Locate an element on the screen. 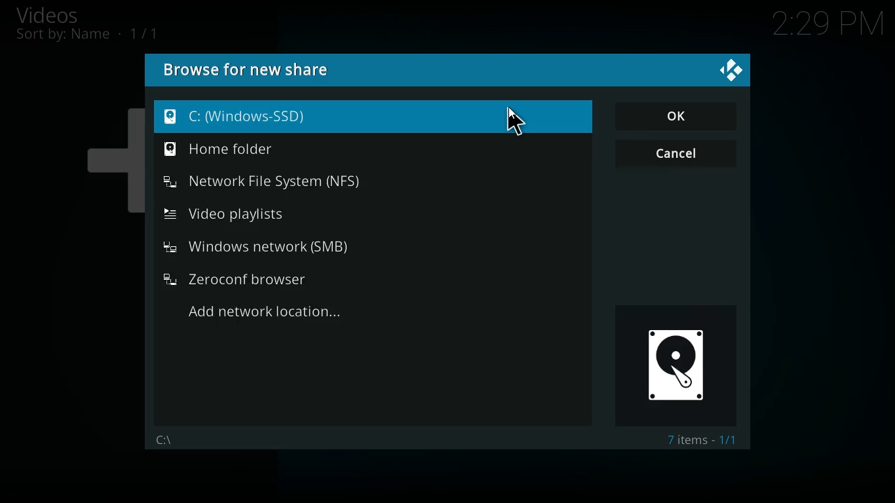 This screenshot has width=895, height=503. video playlist is located at coordinates (254, 213).